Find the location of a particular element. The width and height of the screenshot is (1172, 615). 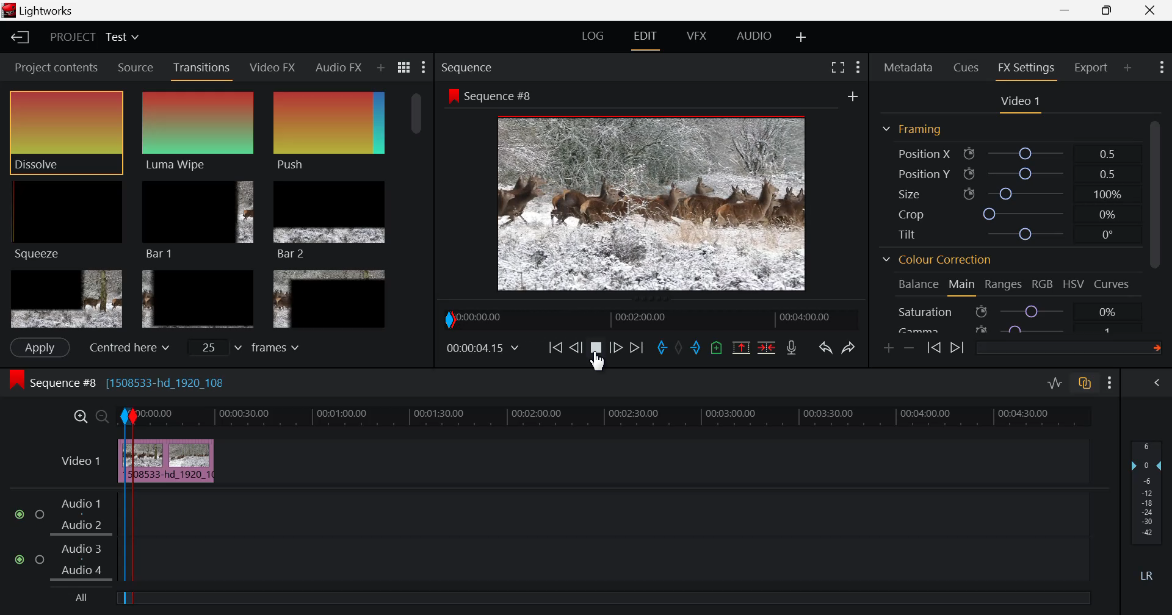

AUDIO is located at coordinates (755, 35).